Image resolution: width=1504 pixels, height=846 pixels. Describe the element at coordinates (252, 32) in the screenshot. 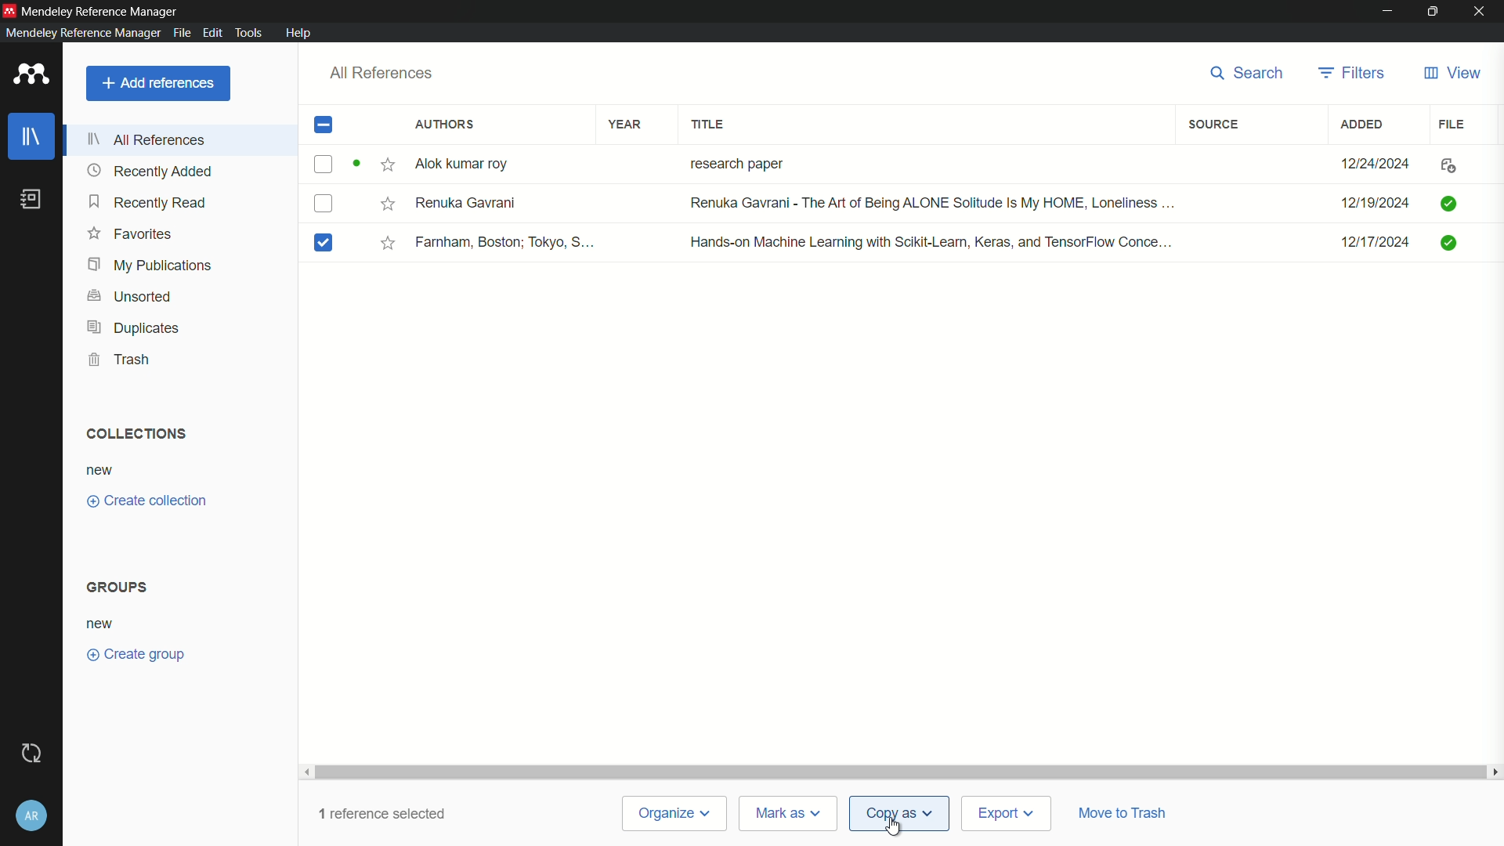

I see `tools menu` at that location.